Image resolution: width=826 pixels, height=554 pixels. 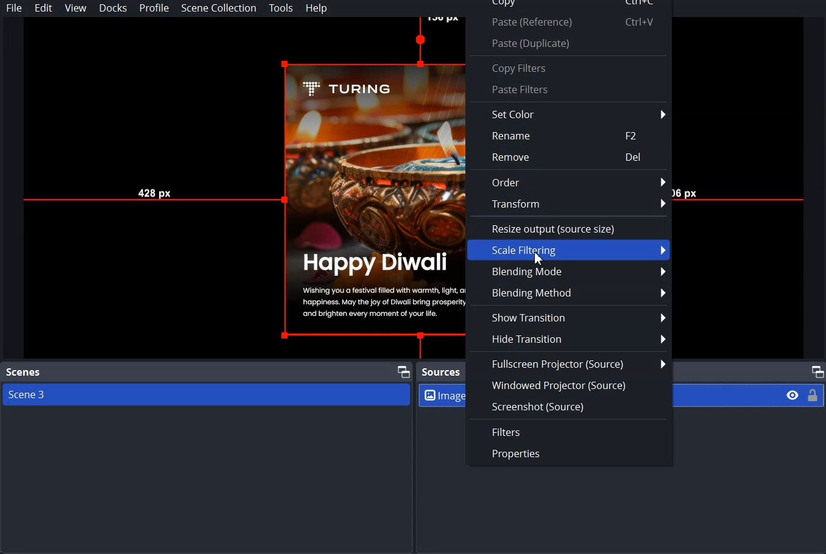 What do you see at coordinates (568, 317) in the screenshot?
I see `Show transition` at bounding box center [568, 317].